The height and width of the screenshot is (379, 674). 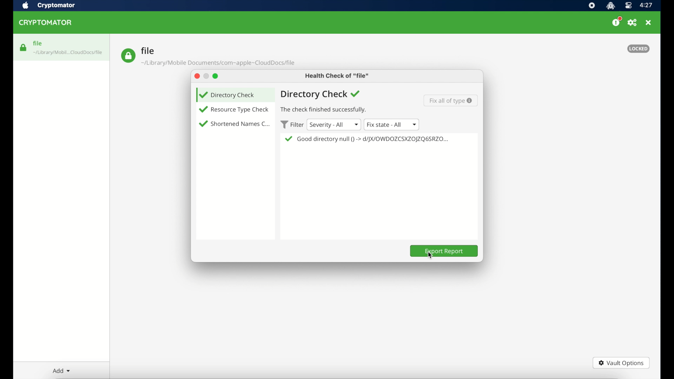 What do you see at coordinates (392, 125) in the screenshot?
I see `Fix state - All` at bounding box center [392, 125].